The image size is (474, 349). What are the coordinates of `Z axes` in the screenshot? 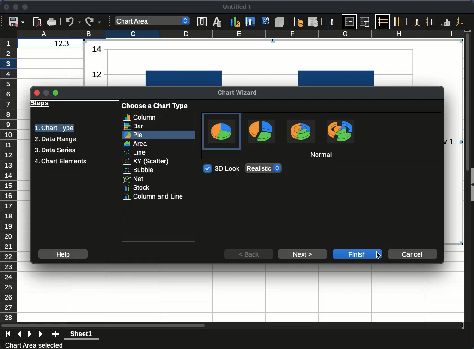 It's located at (446, 22).